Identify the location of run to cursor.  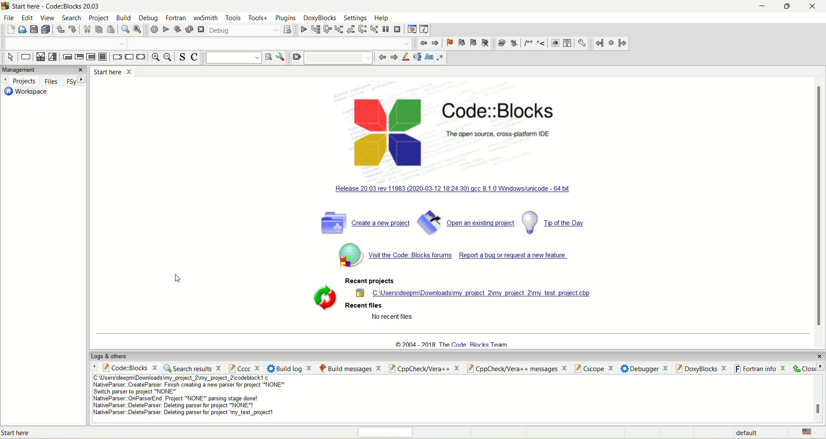
(315, 30).